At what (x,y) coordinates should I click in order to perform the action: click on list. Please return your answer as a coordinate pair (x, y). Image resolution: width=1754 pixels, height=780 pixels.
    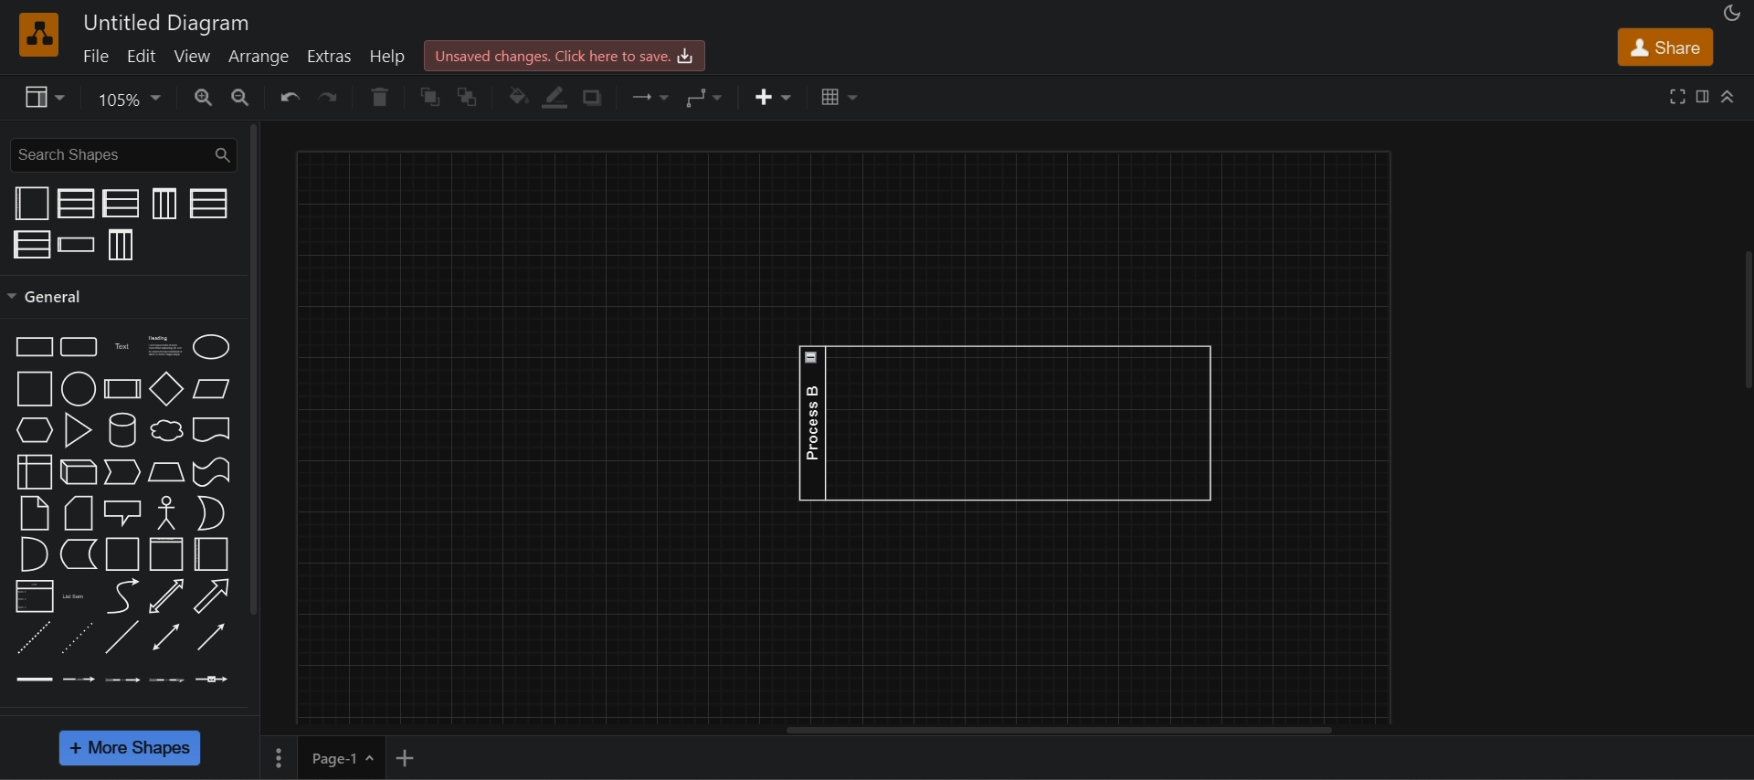
    Looking at the image, I should click on (34, 597).